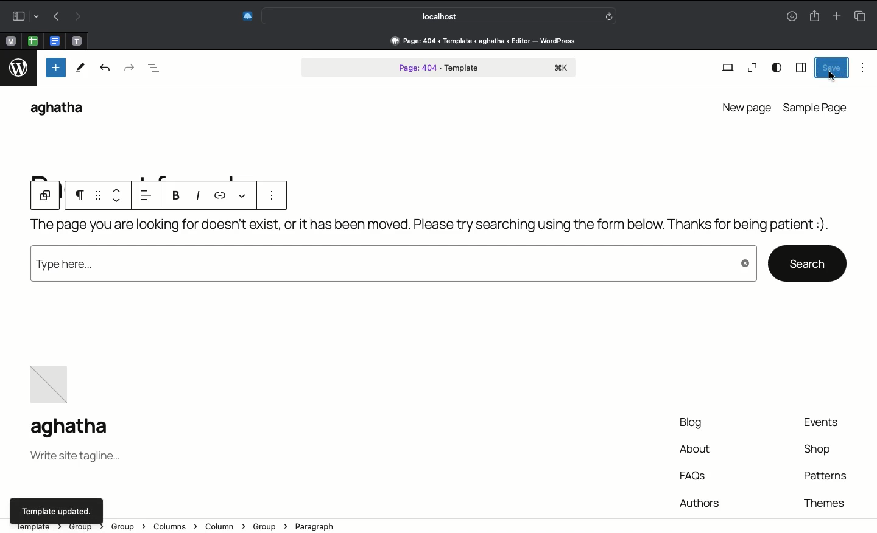 The image size is (877, 533). Describe the element at coordinates (99, 196) in the screenshot. I see `grid` at that location.